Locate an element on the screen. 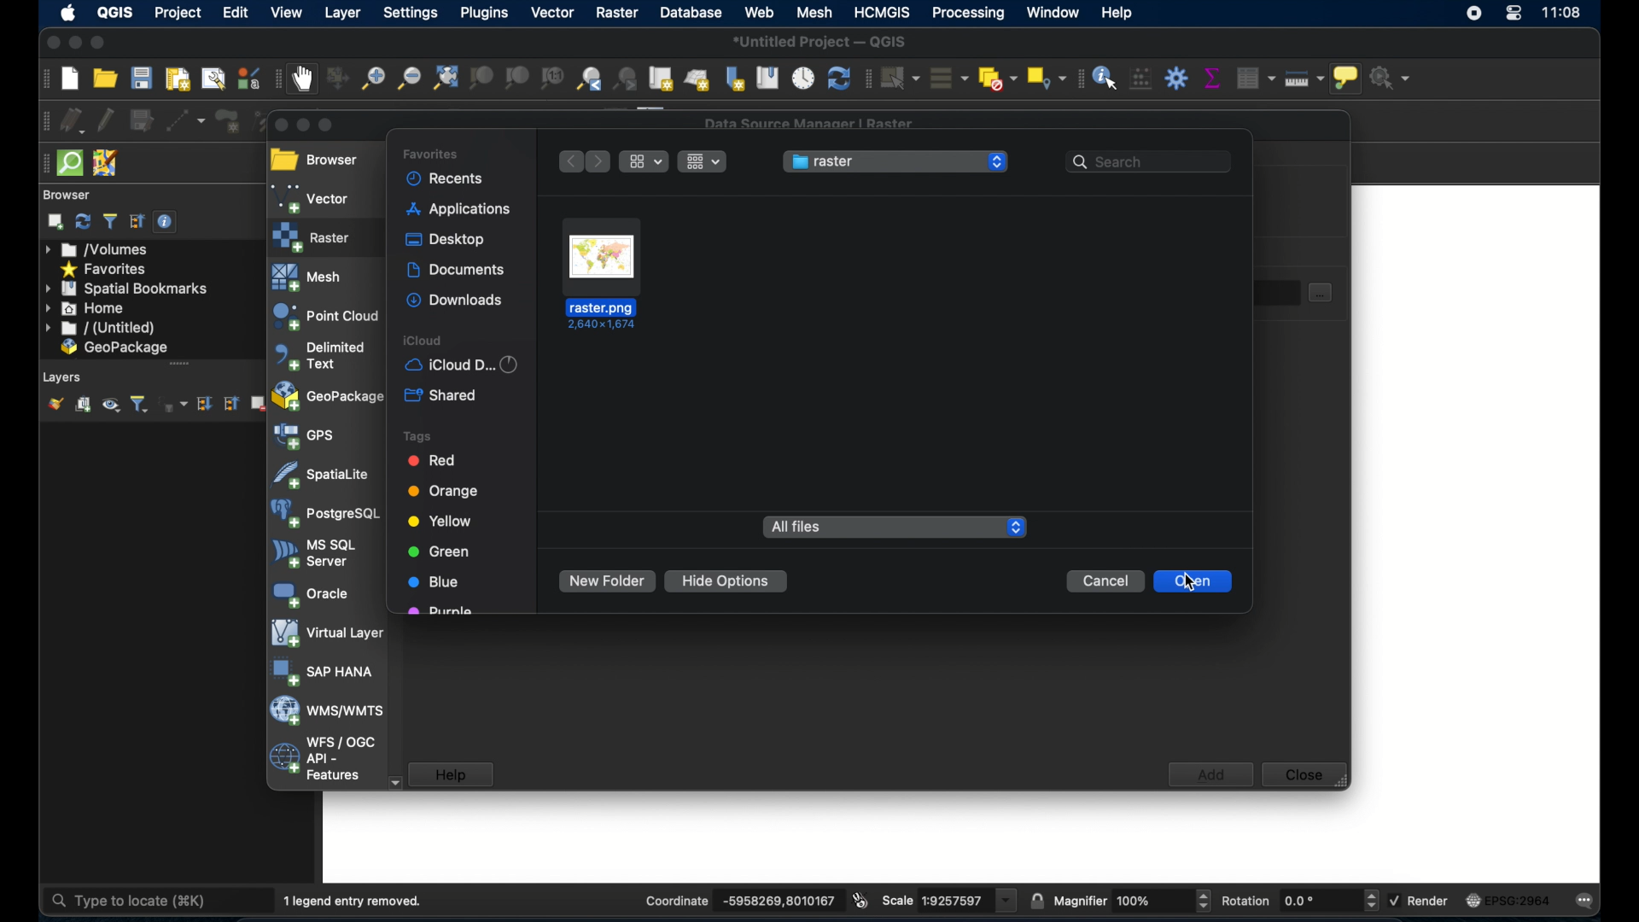  documents is located at coordinates (459, 271).